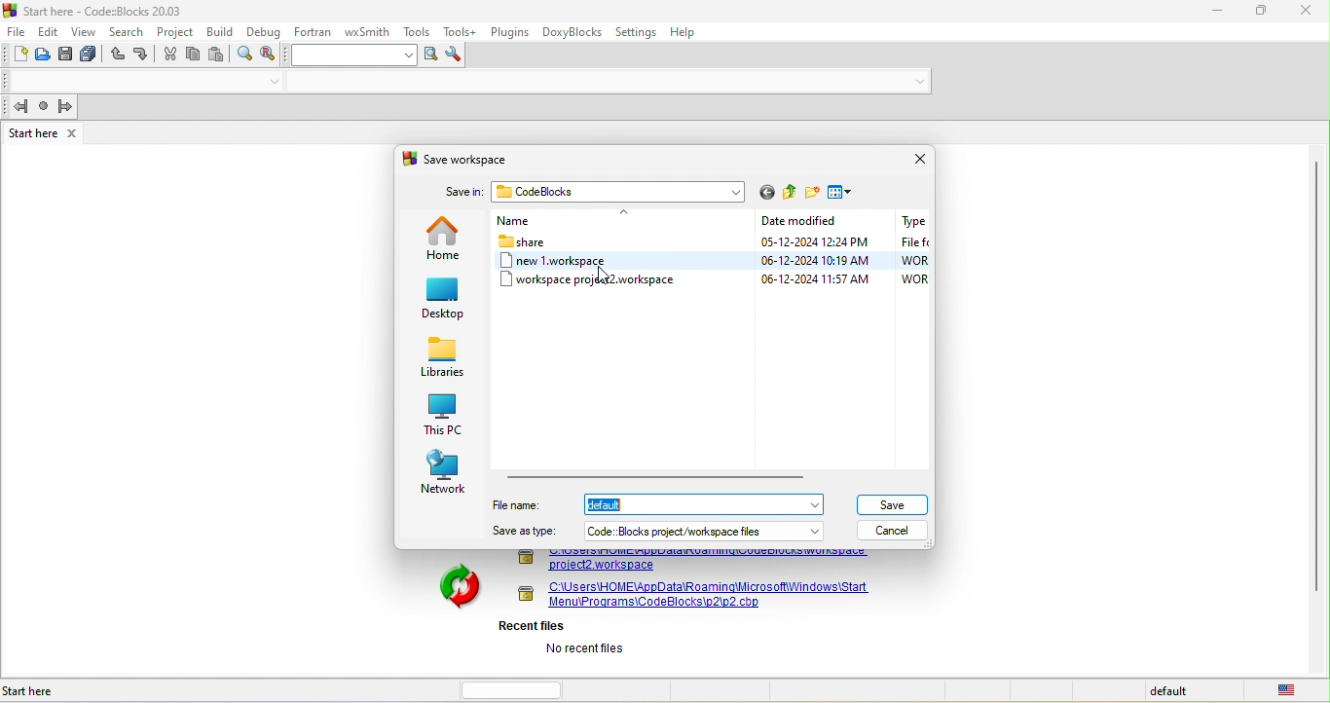  What do you see at coordinates (313, 30) in the screenshot?
I see `fortran` at bounding box center [313, 30].